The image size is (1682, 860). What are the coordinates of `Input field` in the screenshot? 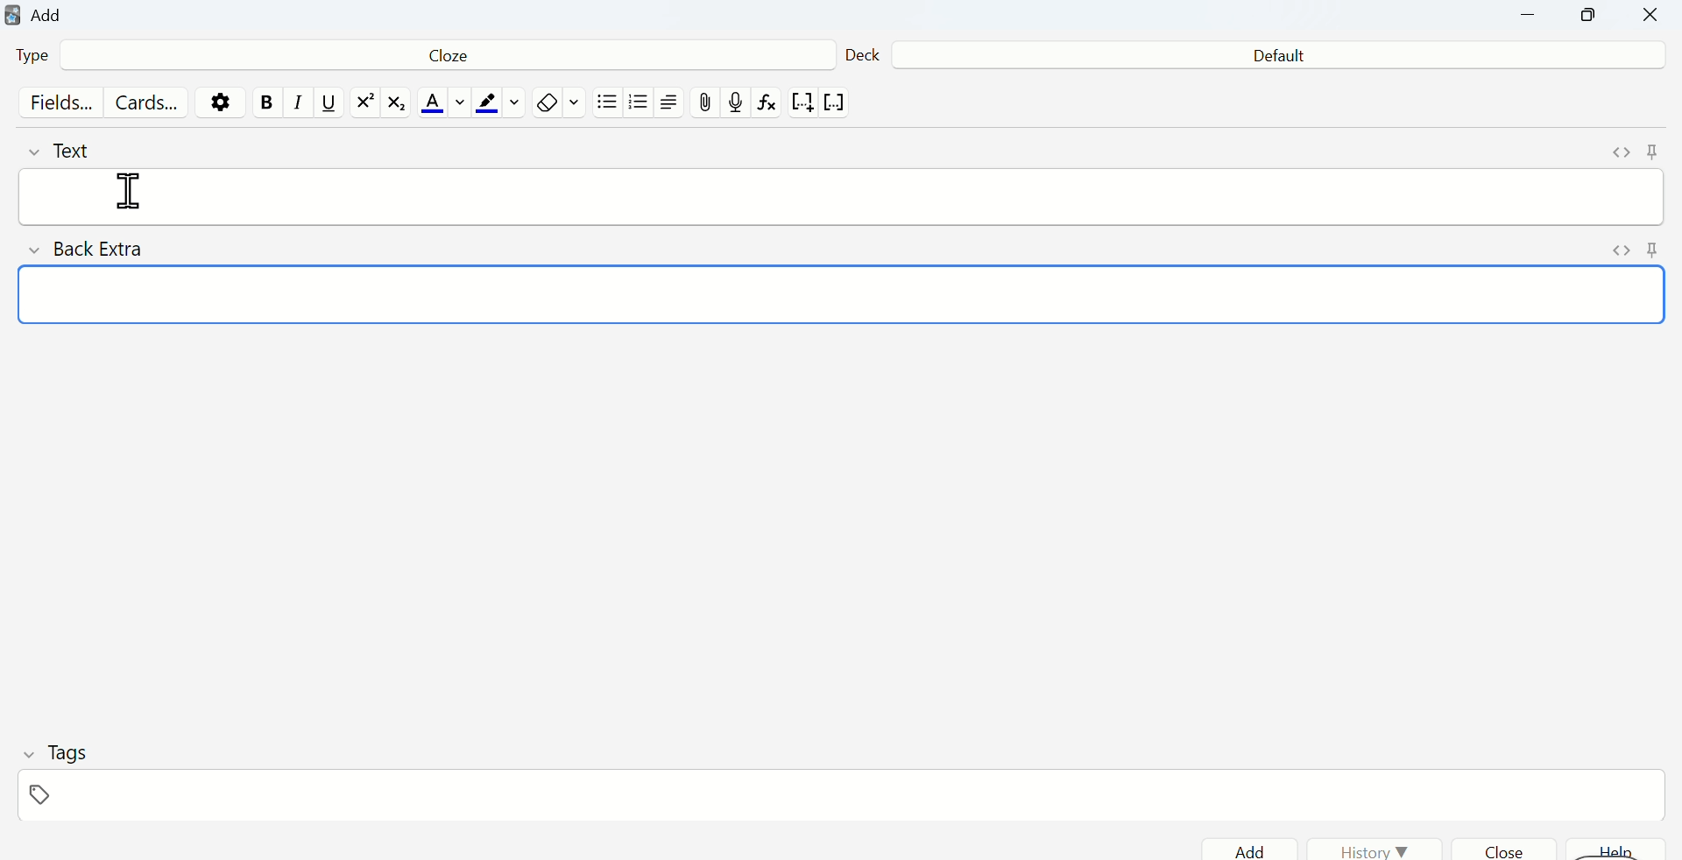 It's located at (879, 196).